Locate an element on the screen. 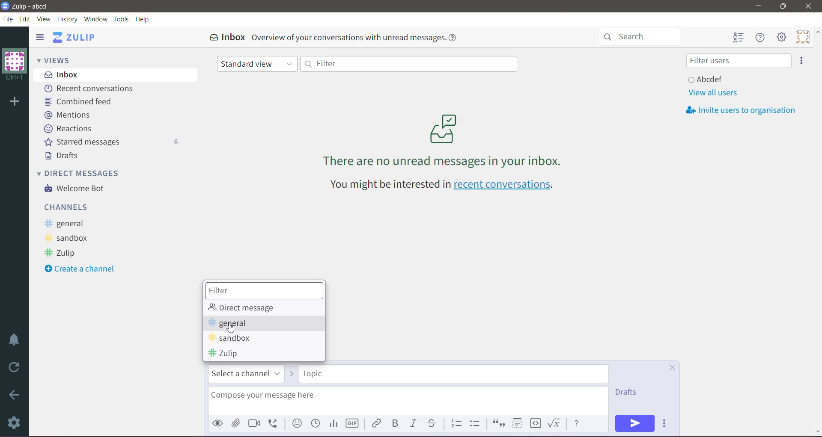  View is located at coordinates (45, 19).